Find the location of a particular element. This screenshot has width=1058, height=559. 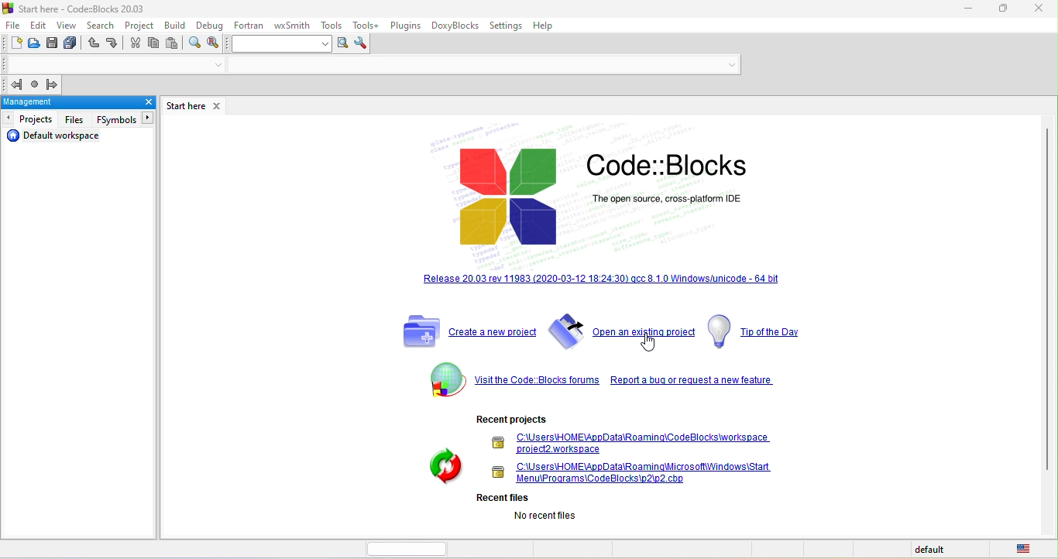

recent files is located at coordinates (527, 507).